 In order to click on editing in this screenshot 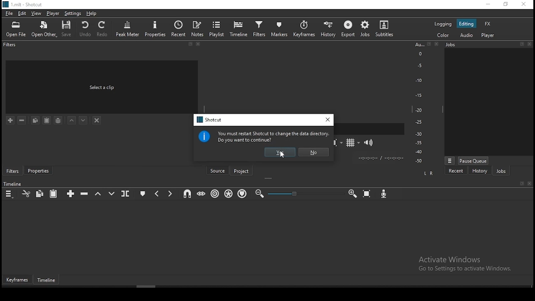, I will do `click(468, 24)`.